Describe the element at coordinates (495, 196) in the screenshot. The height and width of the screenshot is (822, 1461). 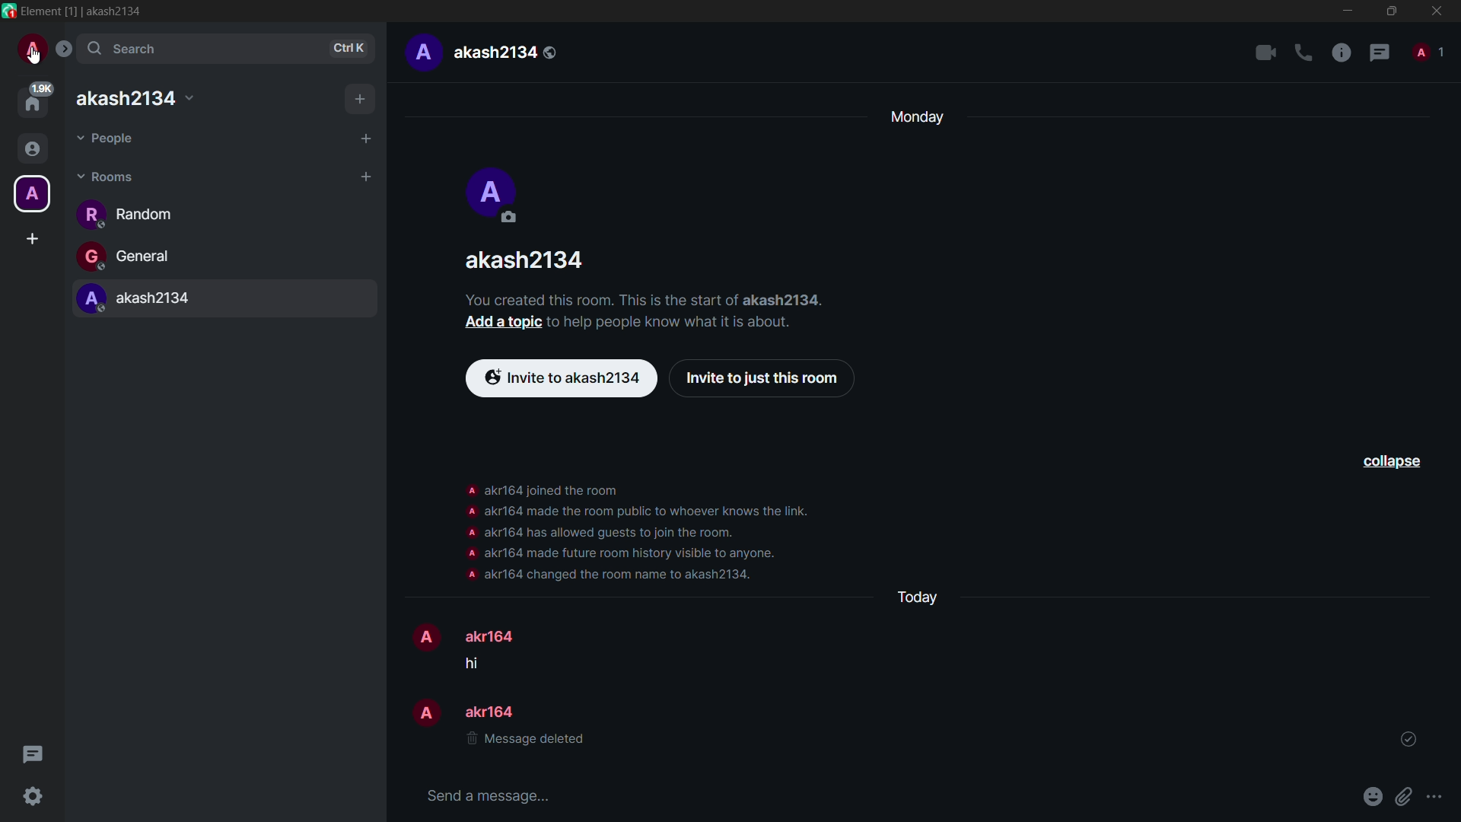
I see `profile icon` at that location.